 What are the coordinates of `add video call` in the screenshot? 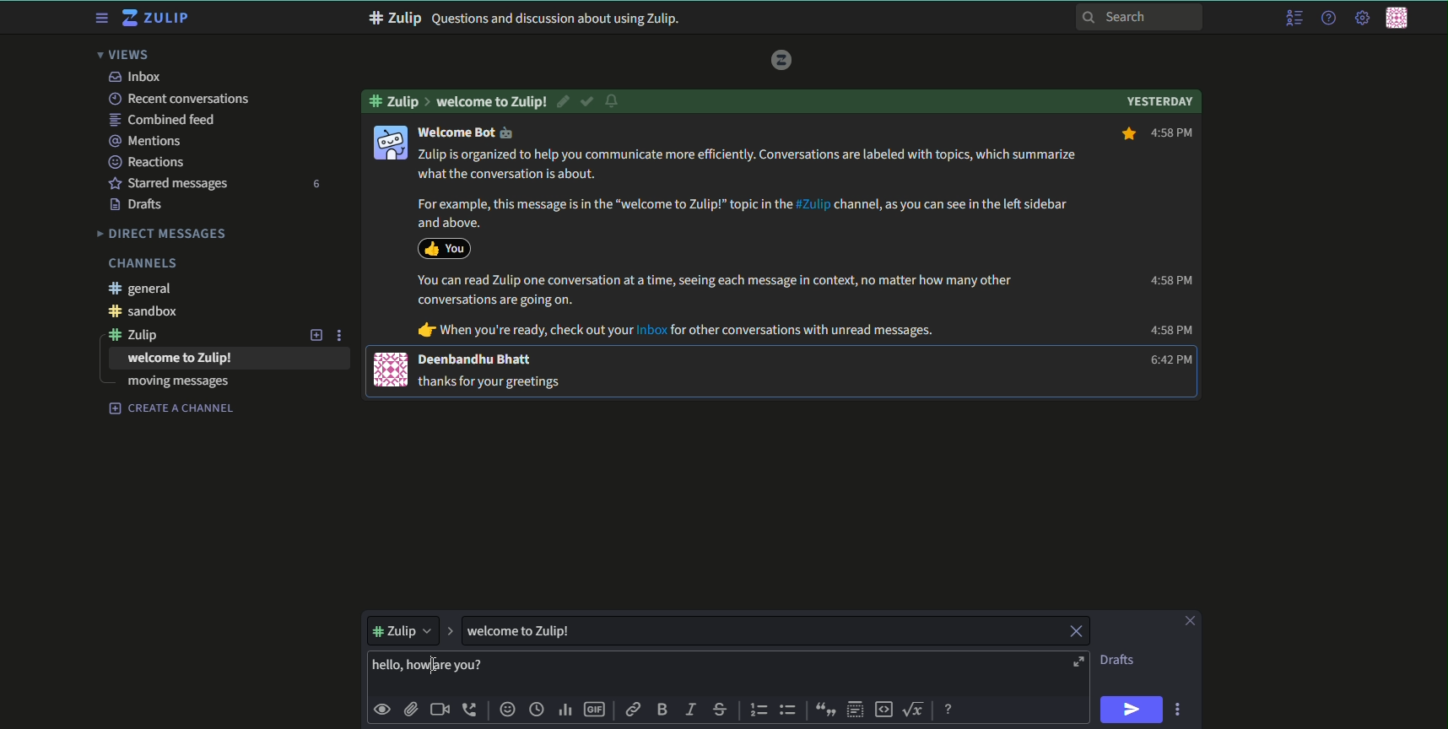 It's located at (440, 710).